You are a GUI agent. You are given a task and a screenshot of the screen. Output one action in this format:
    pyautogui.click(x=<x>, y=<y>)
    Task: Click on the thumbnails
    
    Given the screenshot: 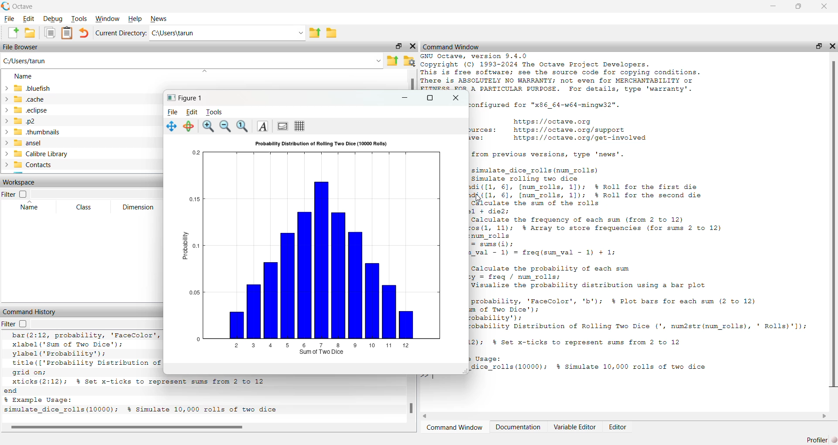 What is the action you would take?
    pyautogui.click(x=34, y=132)
    